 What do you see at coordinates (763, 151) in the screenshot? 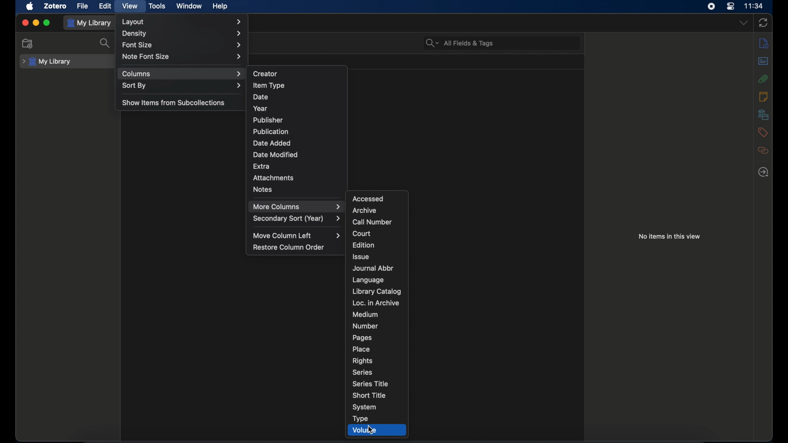
I see `related` at bounding box center [763, 151].